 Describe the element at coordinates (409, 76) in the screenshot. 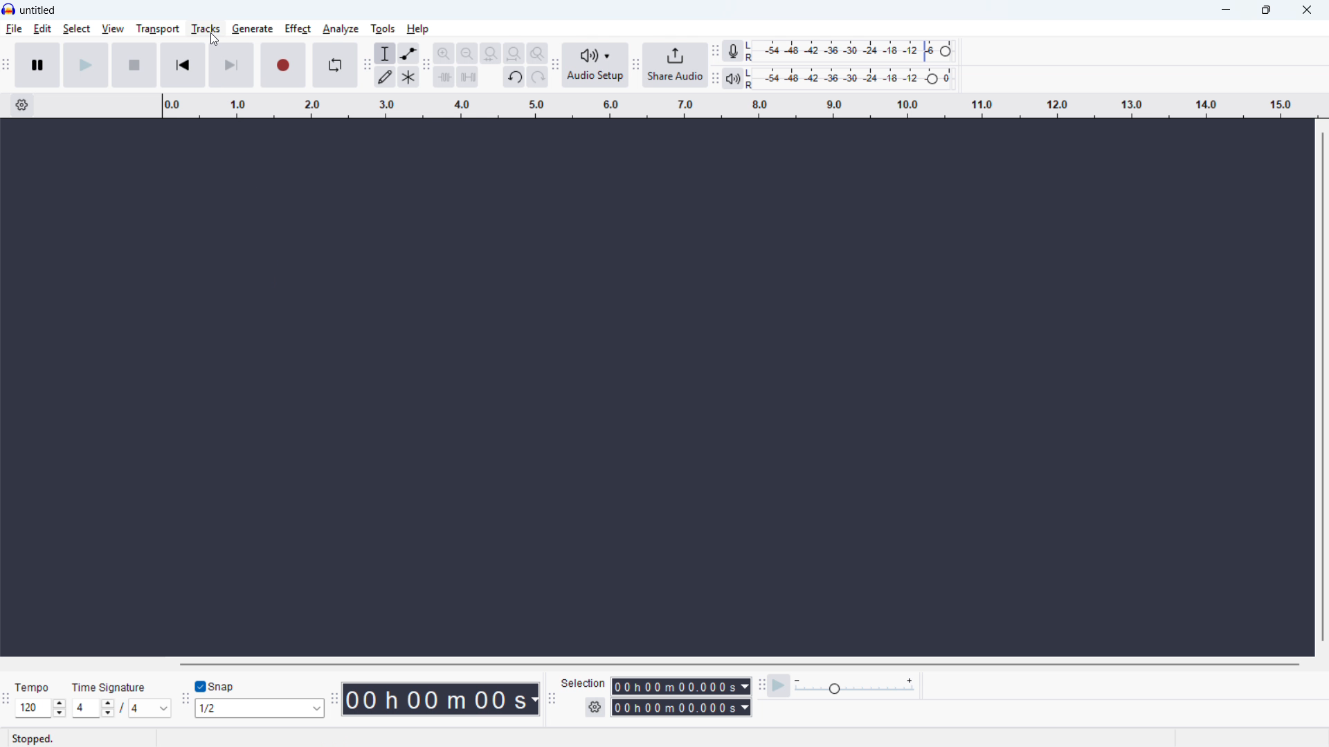

I see `Multi - tool ` at that location.